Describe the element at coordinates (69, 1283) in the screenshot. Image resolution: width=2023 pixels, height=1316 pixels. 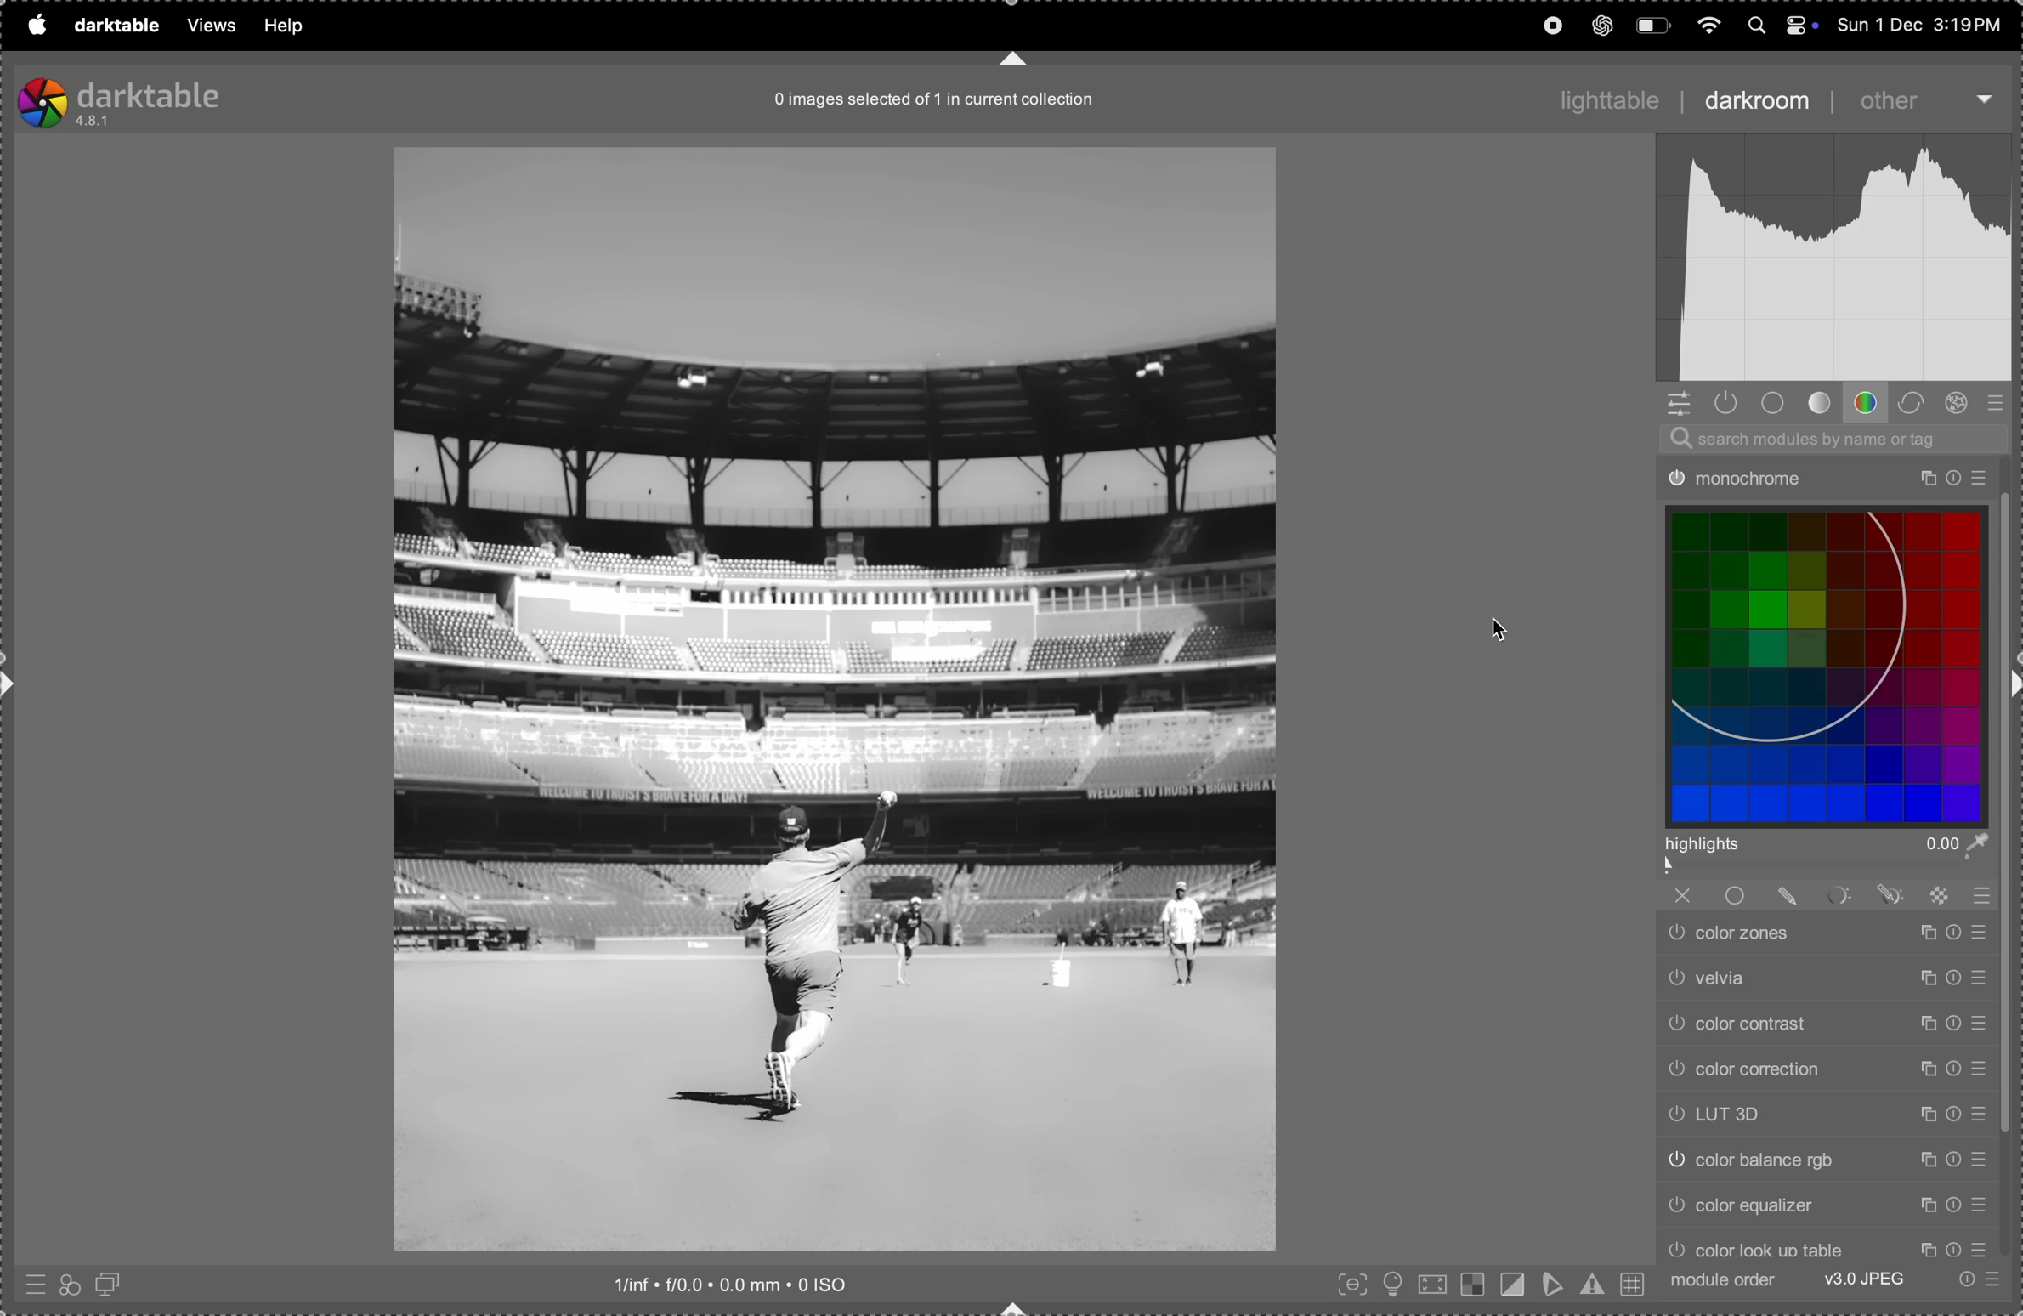
I see `quick acess for apply styles` at that location.